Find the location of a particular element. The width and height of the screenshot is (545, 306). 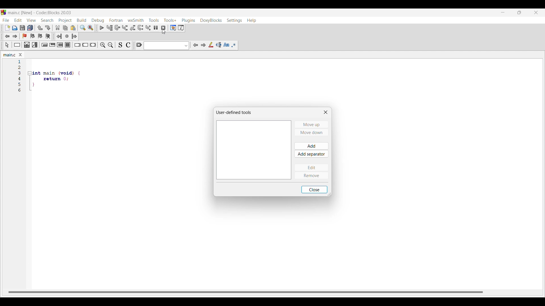

Tools menu is located at coordinates (154, 20).